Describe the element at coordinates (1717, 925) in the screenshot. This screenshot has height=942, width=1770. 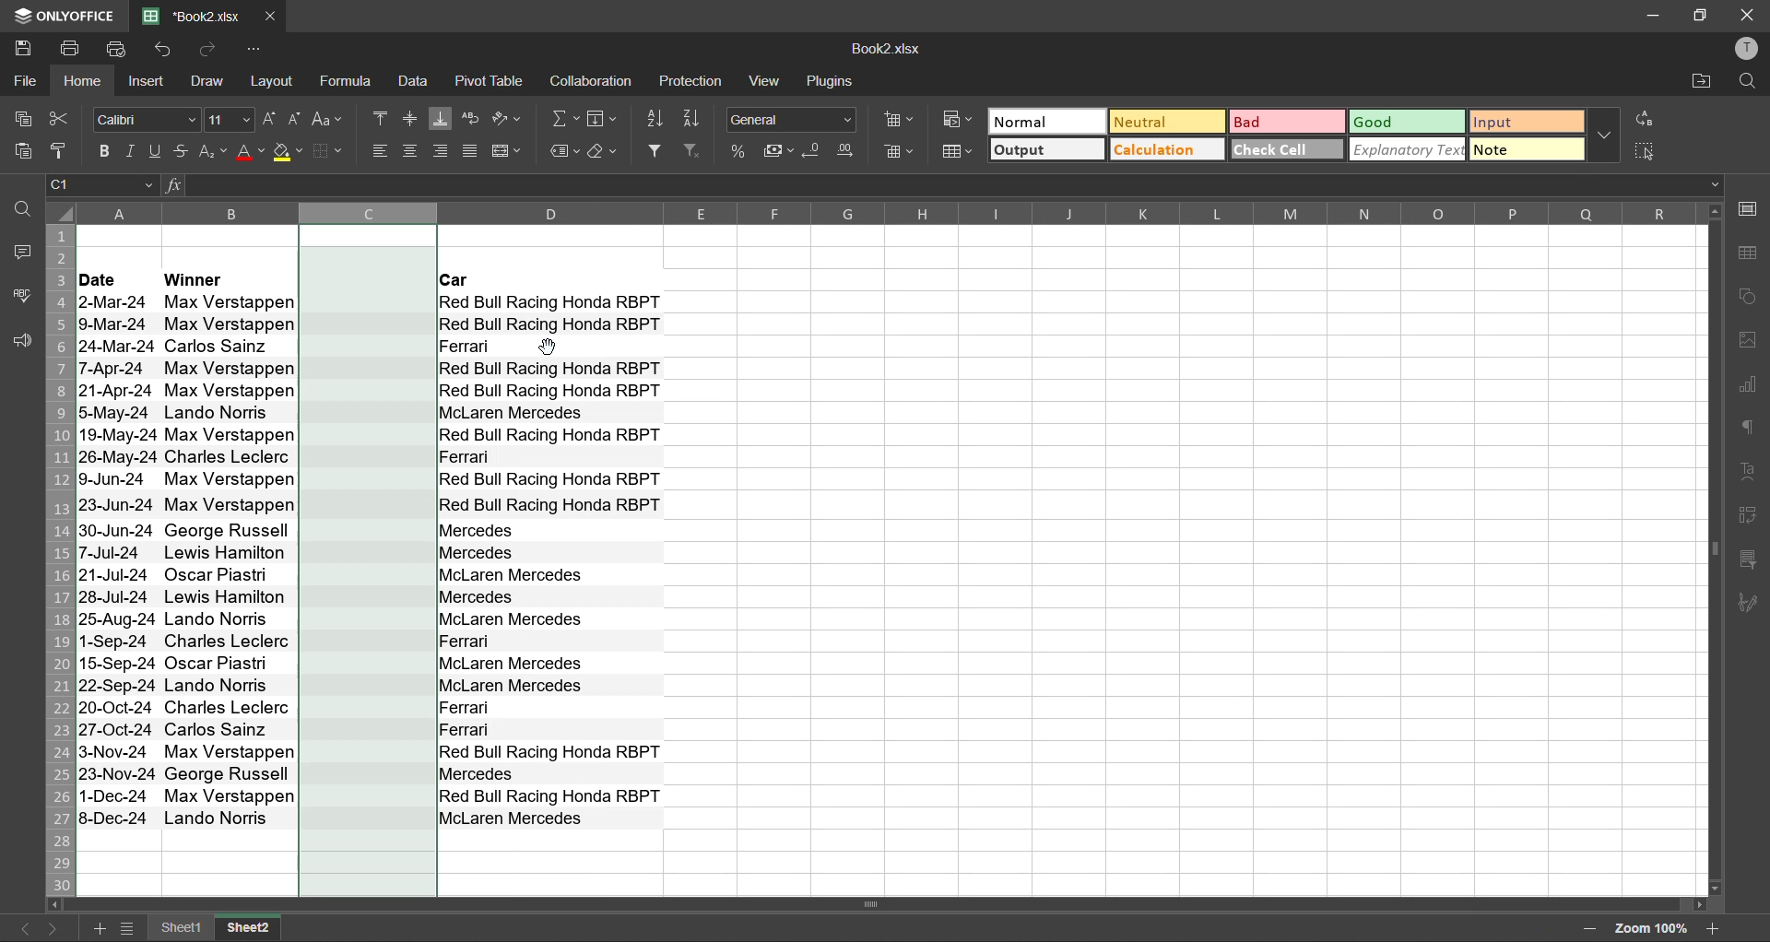
I see `zoom in` at that location.